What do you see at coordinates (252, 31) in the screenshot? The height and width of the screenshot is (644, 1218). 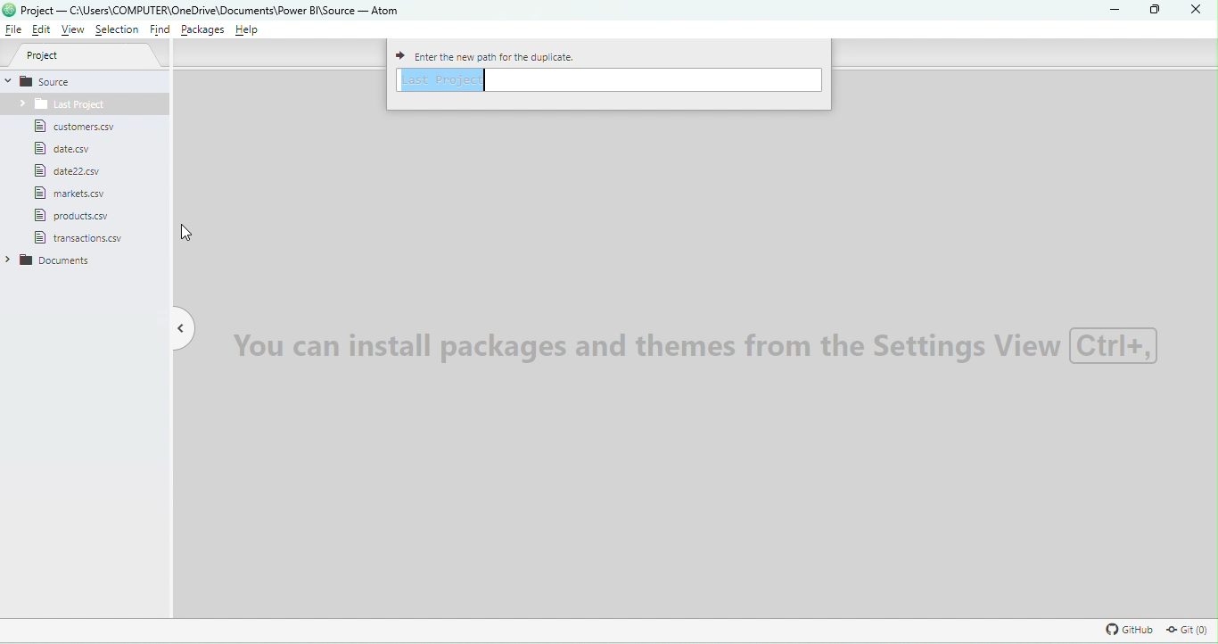 I see `Help` at bounding box center [252, 31].